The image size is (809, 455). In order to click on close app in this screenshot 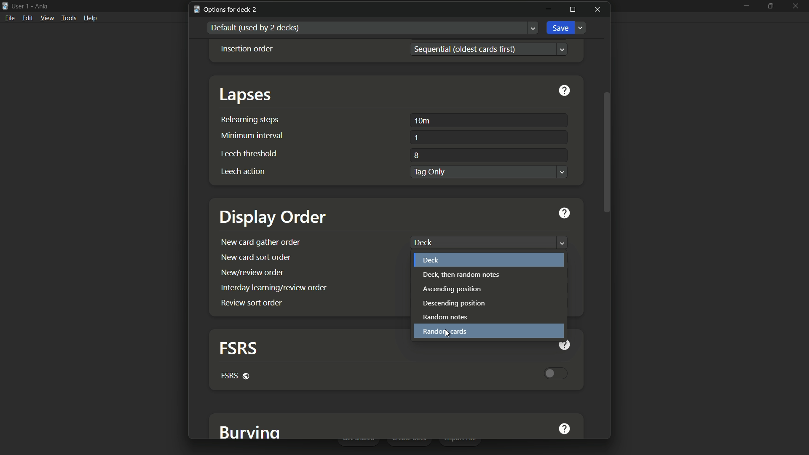, I will do `click(798, 5)`.